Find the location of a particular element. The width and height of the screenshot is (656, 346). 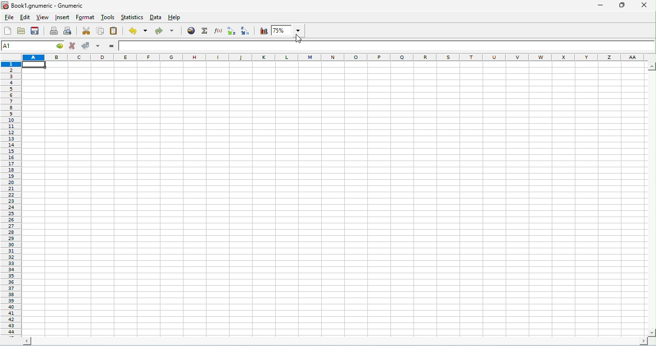

sort descending is located at coordinates (246, 31).